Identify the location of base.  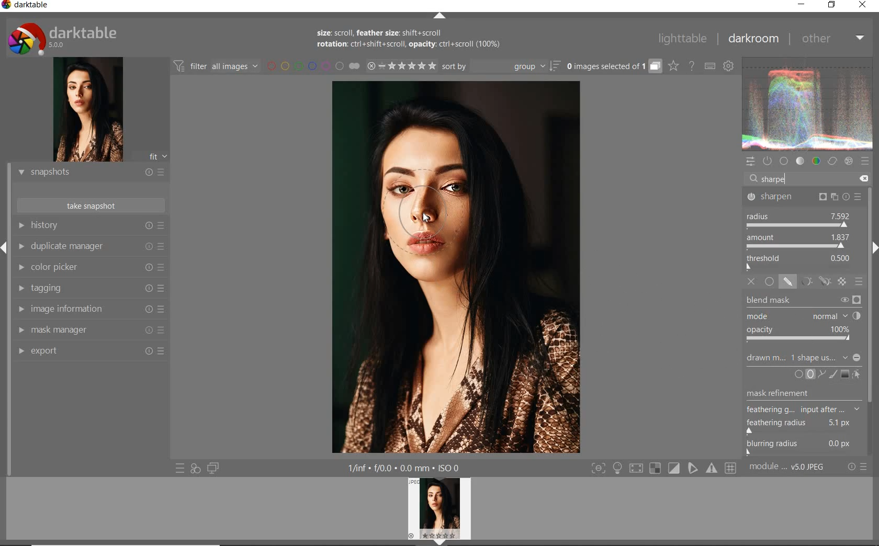
(784, 161).